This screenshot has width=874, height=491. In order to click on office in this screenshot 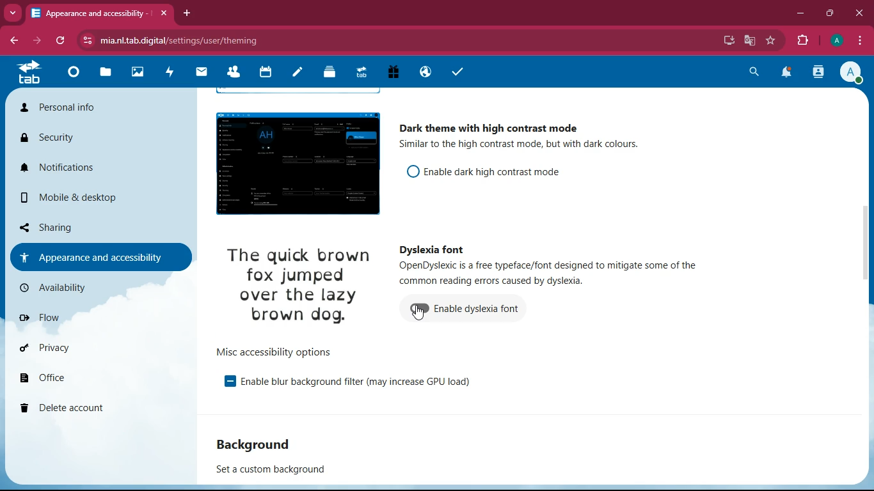, I will do `click(88, 374)`.